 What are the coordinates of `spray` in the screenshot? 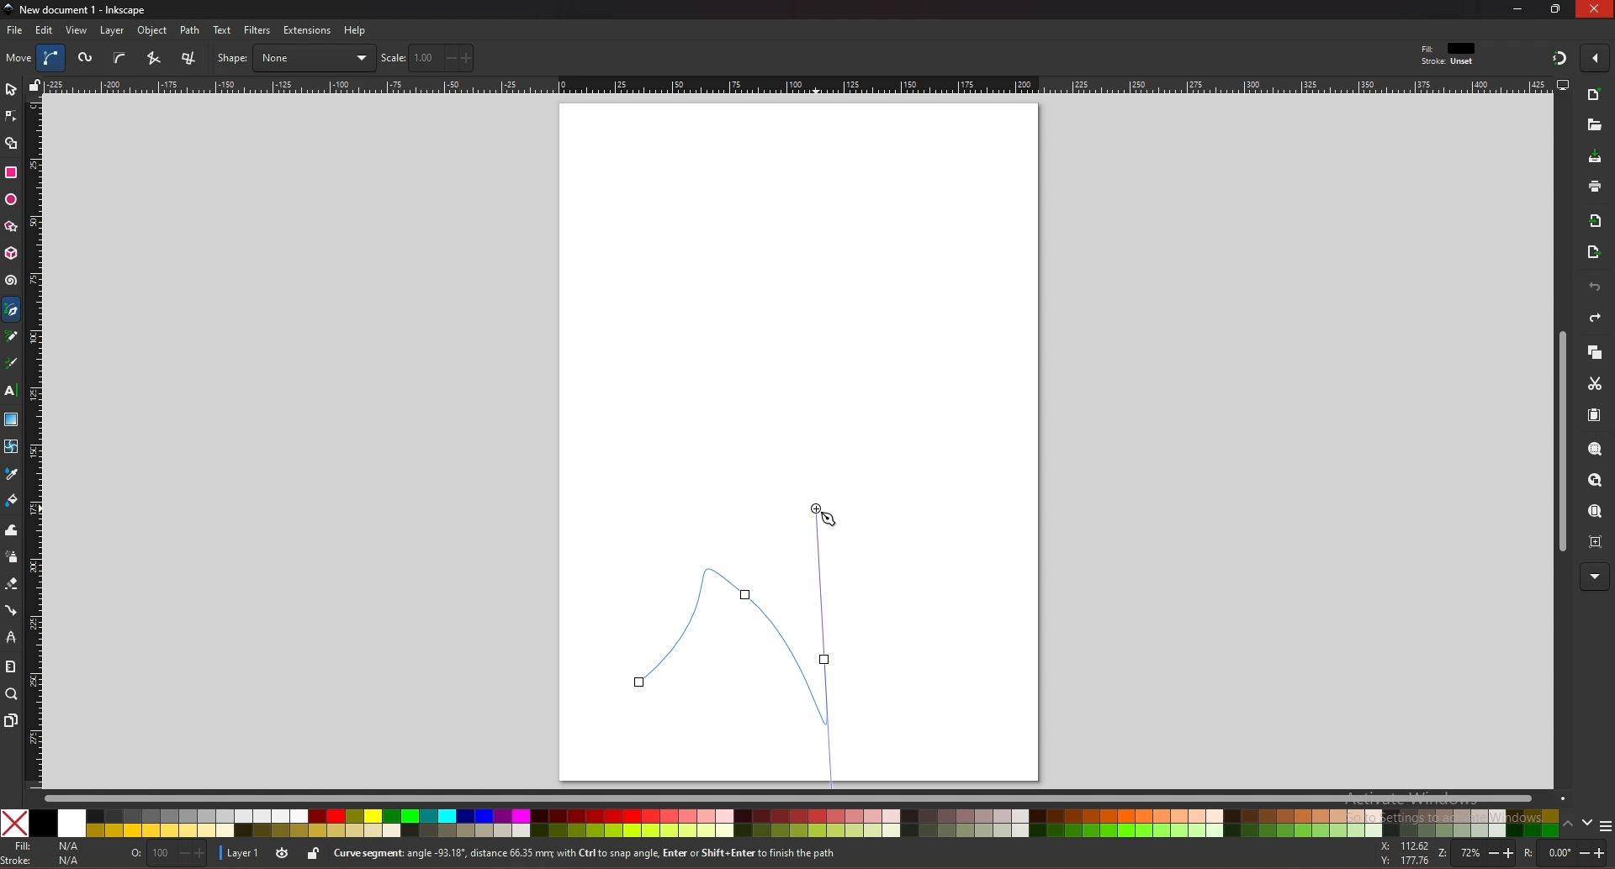 It's located at (11, 557).